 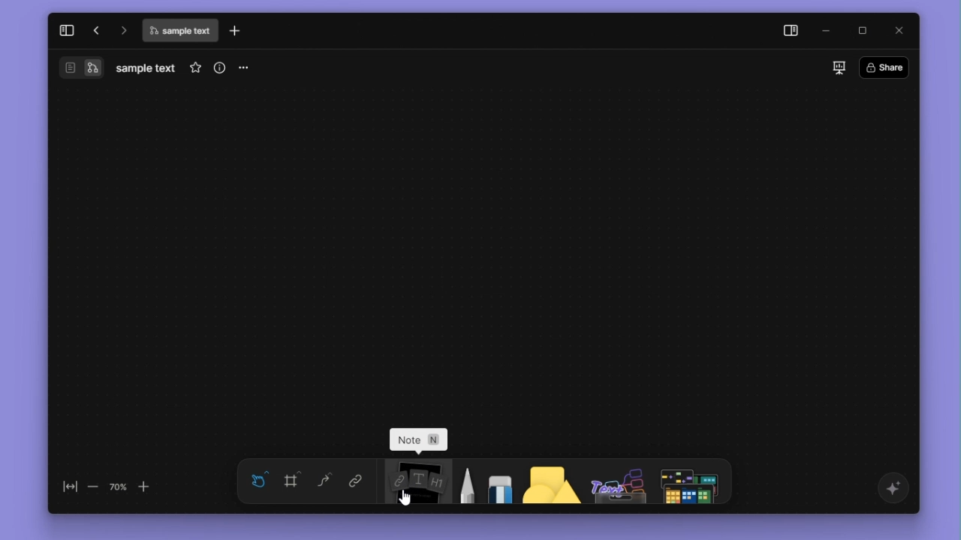 I want to click on maximize, so click(x=864, y=29).